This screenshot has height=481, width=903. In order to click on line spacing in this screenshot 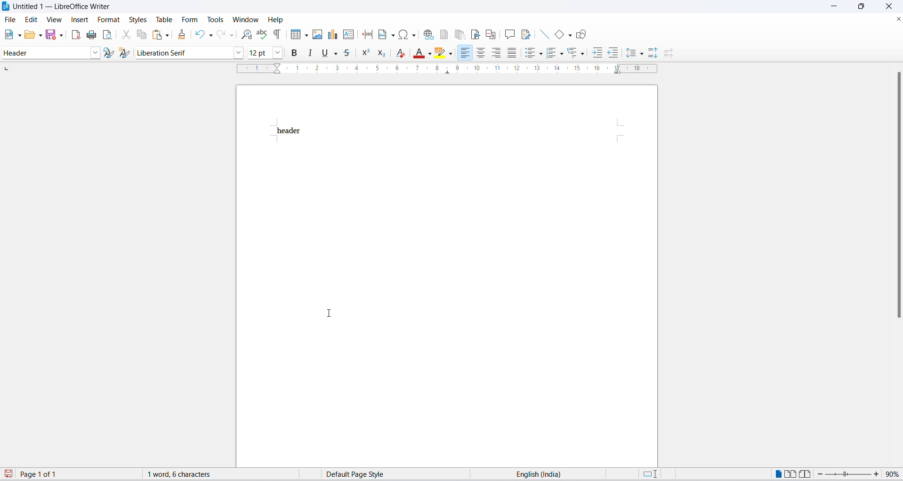, I will do `click(632, 54)`.